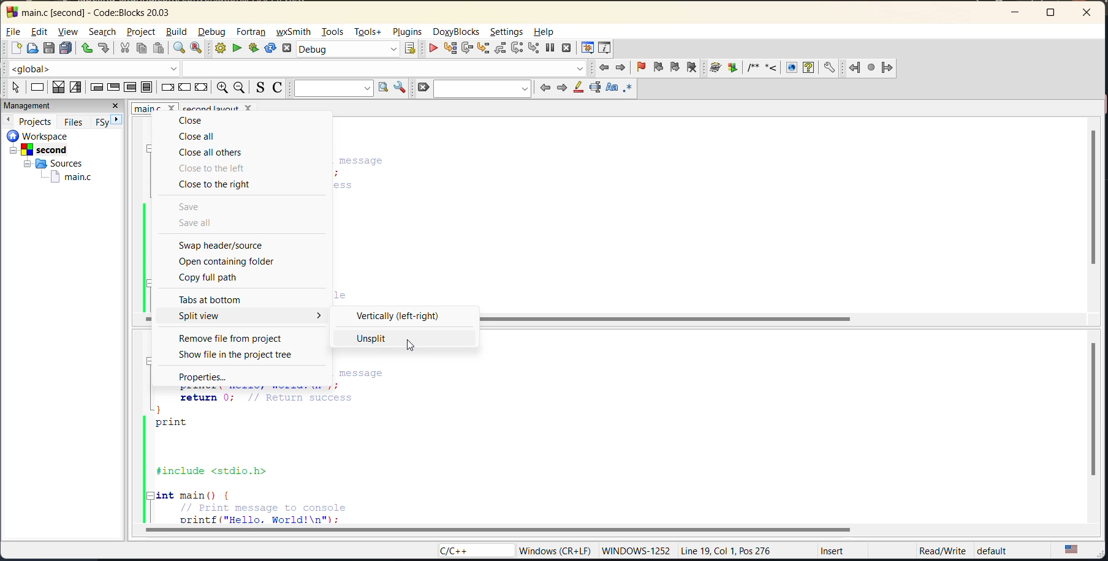  What do you see at coordinates (239, 88) in the screenshot?
I see `zoom out` at bounding box center [239, 88].